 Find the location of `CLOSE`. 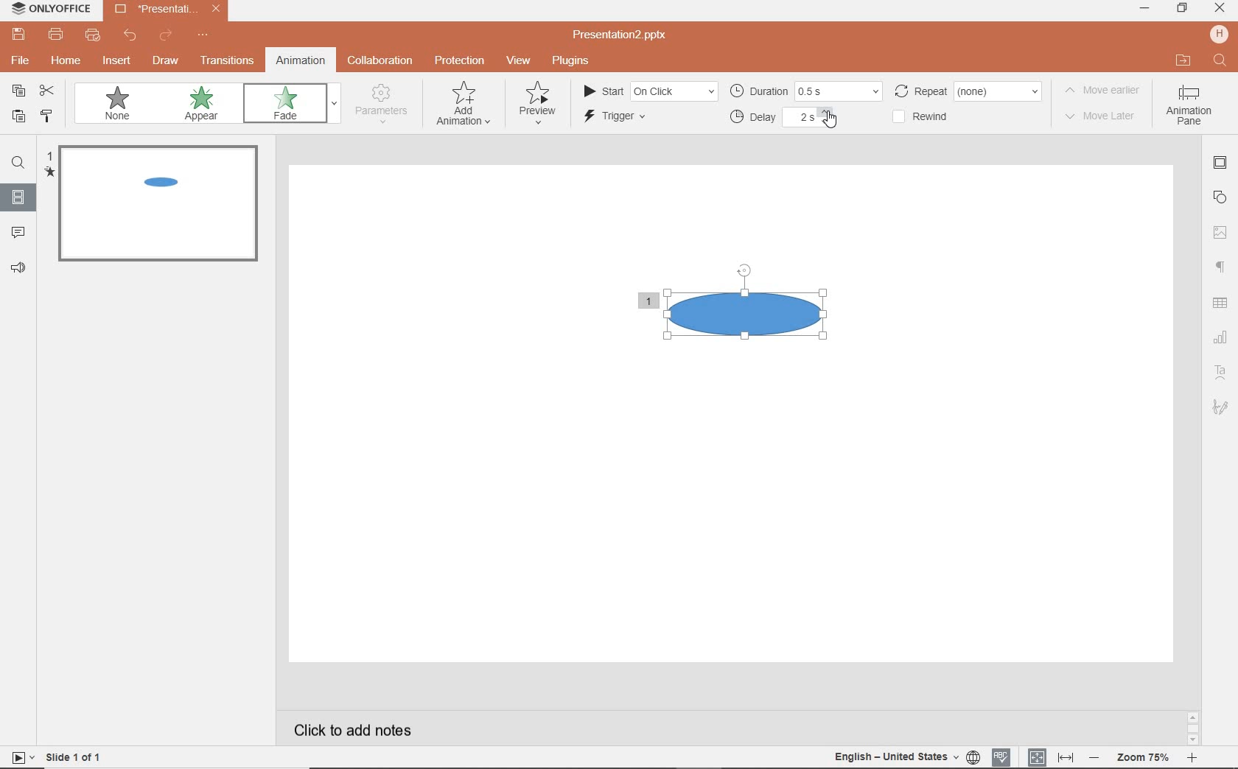

CLOSE is located at coordinates (1219, 9).